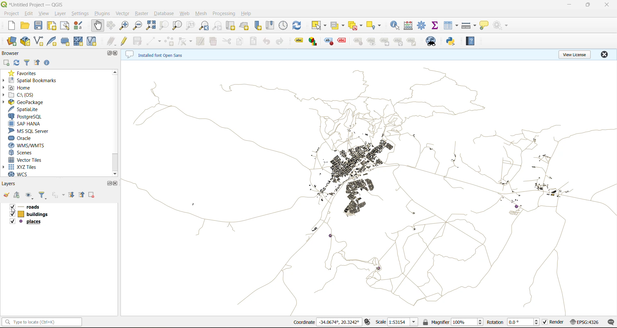 Image resolution: width=617 pixels, height=328 pixels. I want to click on new spatialite, so click(53, 41).